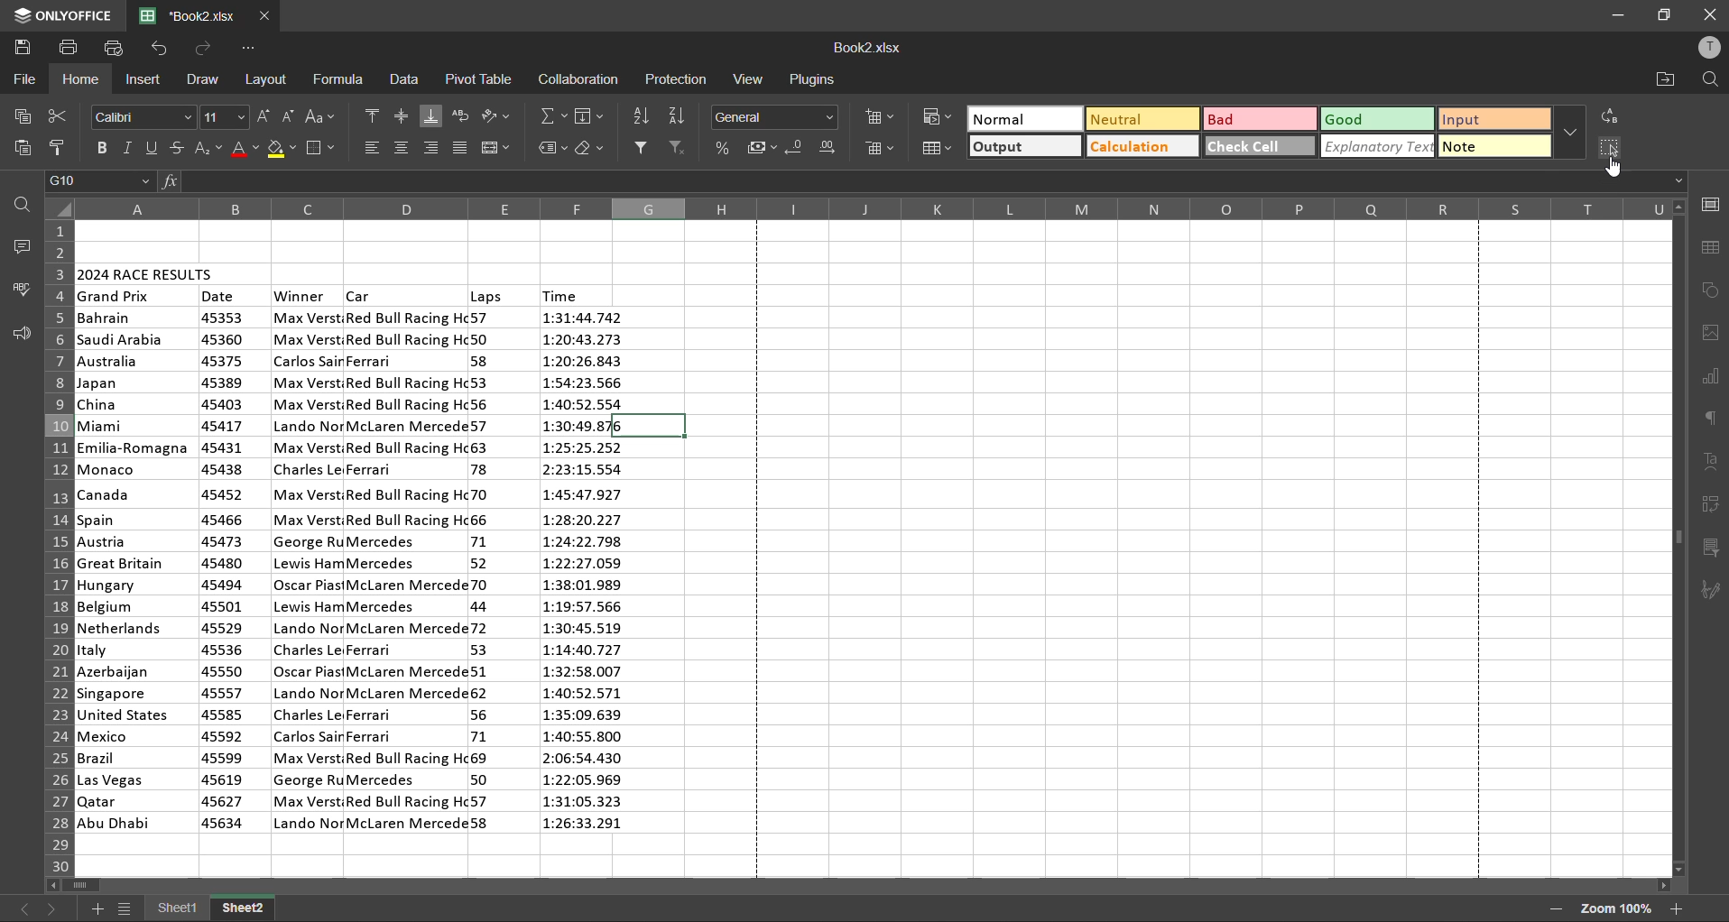 This screenshot has height=922, width=1729. Describe the element at coordinates (309, 570) in the screenshot. I see `winner` at that location.